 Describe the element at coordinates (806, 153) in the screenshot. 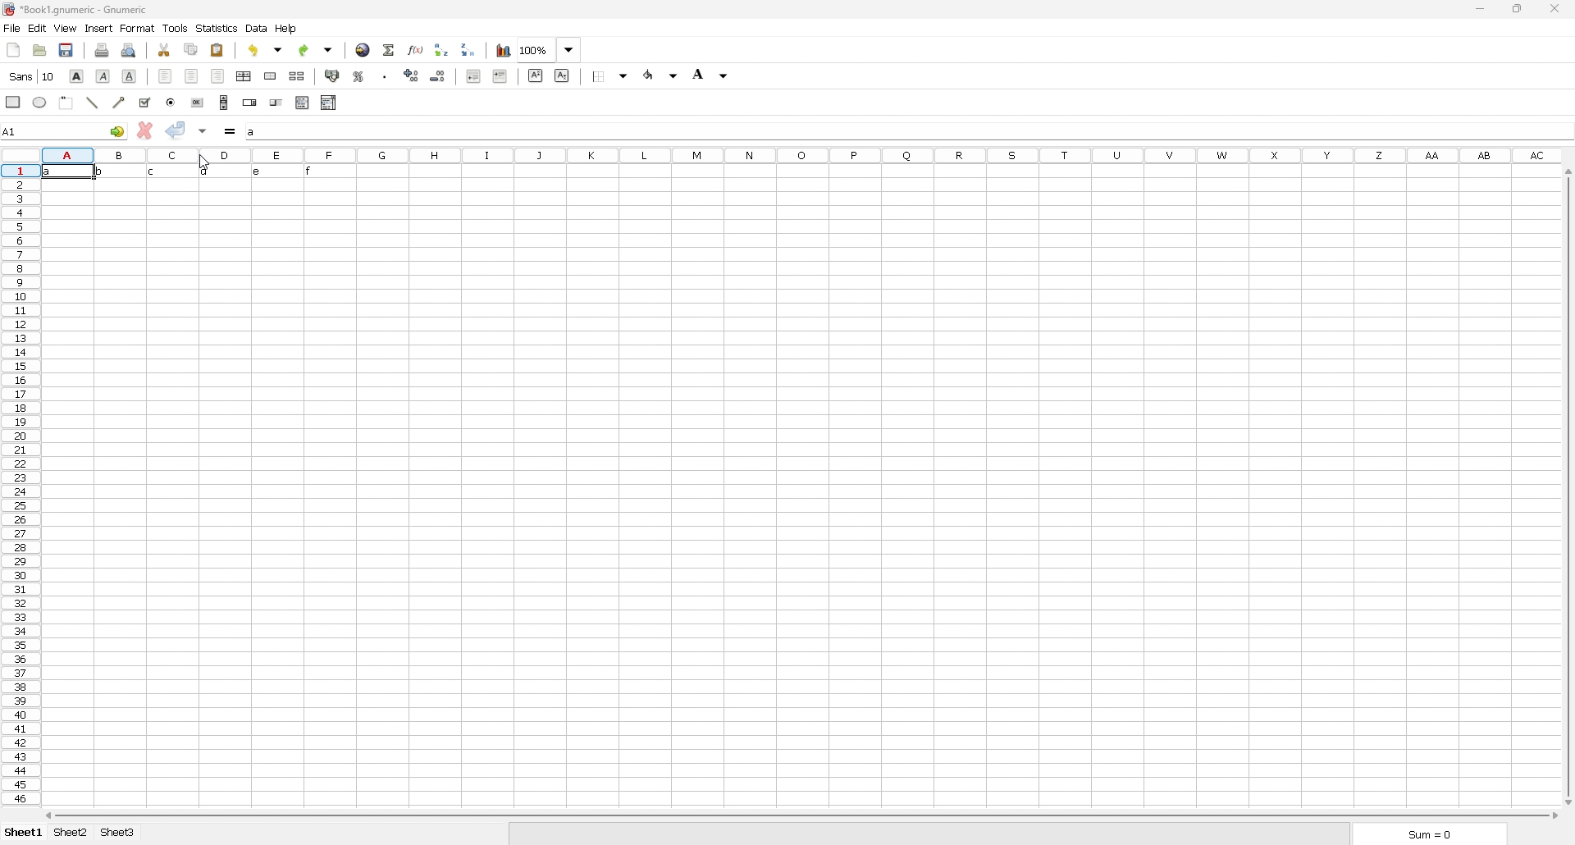

I see `columns` at that location.